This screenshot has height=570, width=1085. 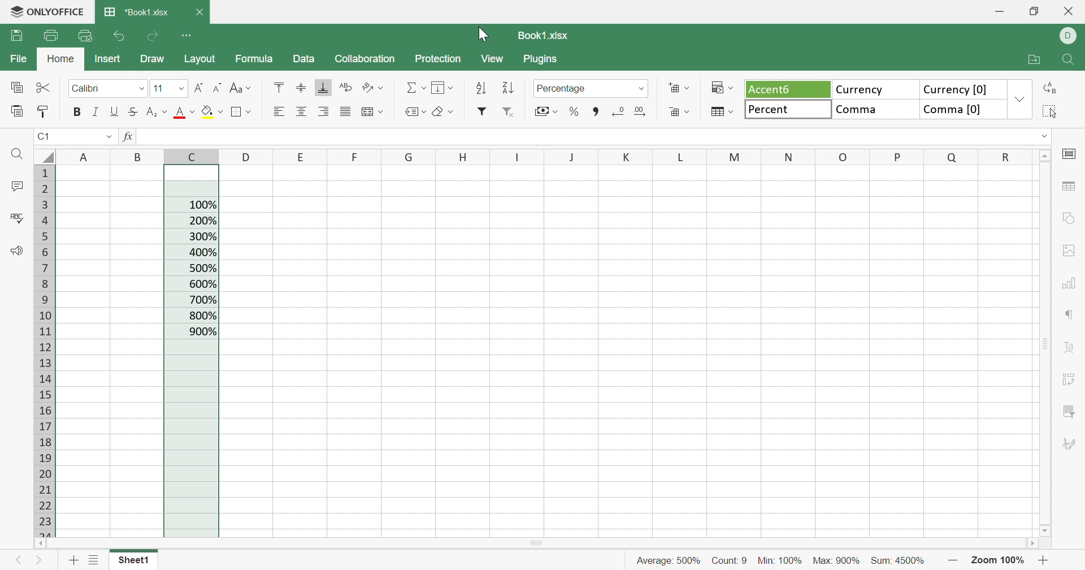 I want to click on F, so click(x=346, y=156).